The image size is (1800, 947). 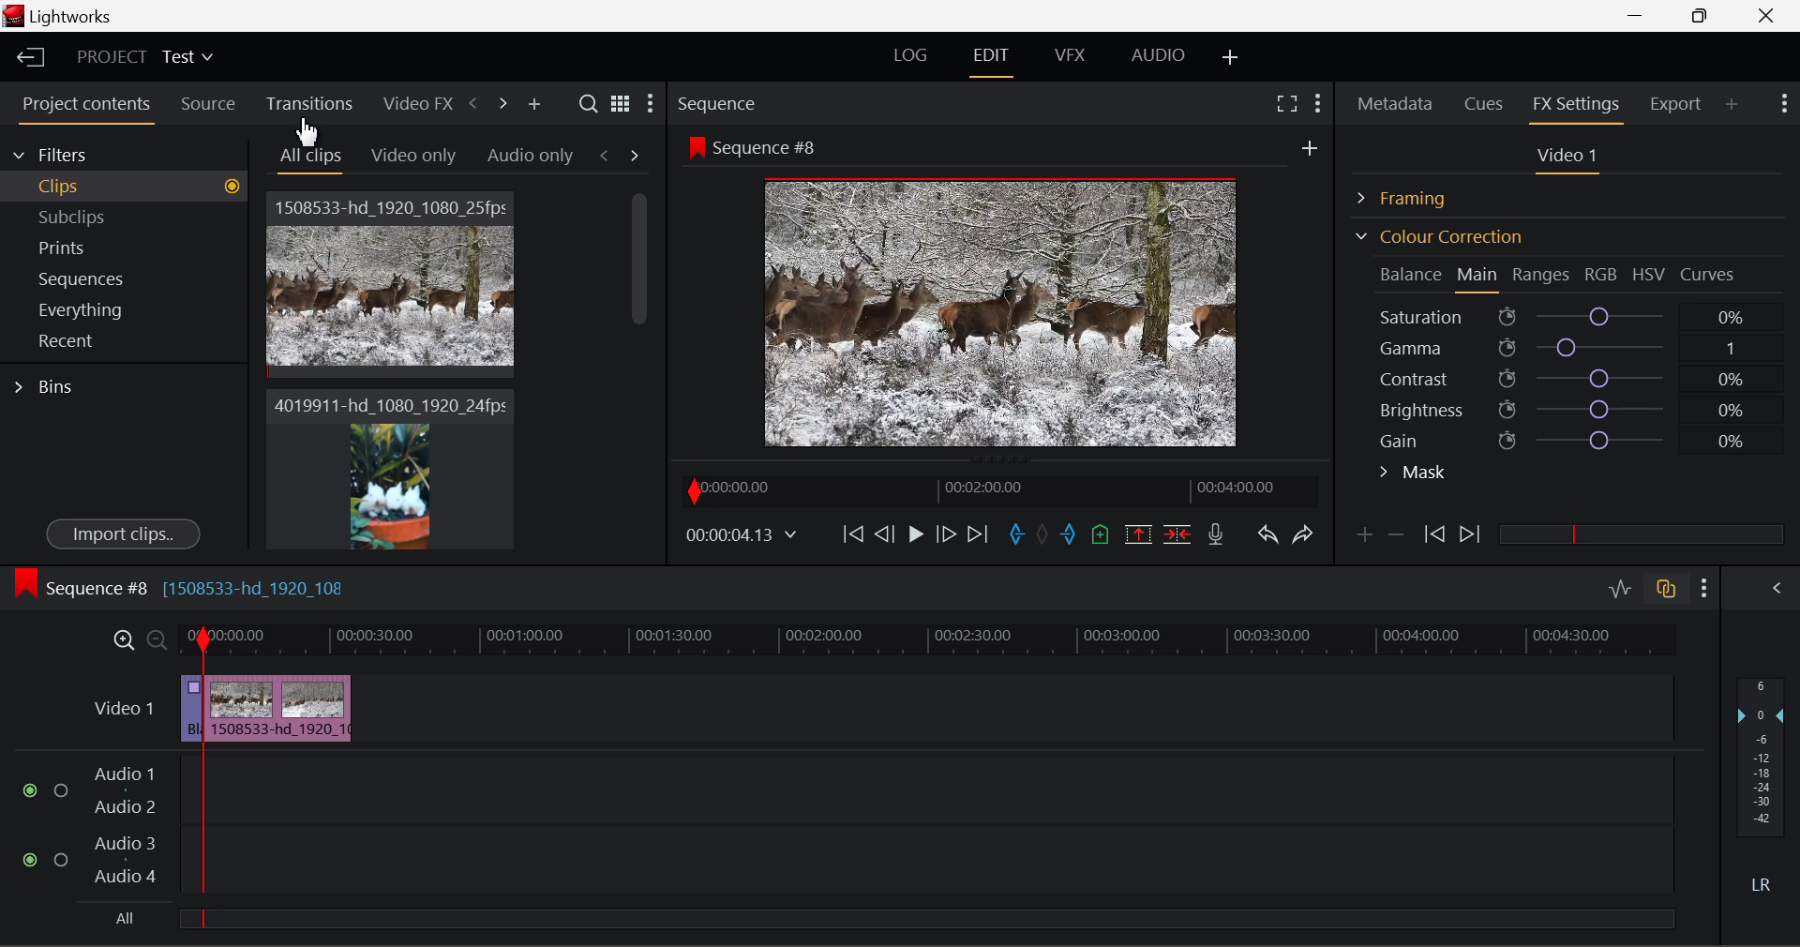 What do you see at coordinates (722, 105) in the screenshot?
I see `Sequence Preview Section` at bounding box center [722, 105].